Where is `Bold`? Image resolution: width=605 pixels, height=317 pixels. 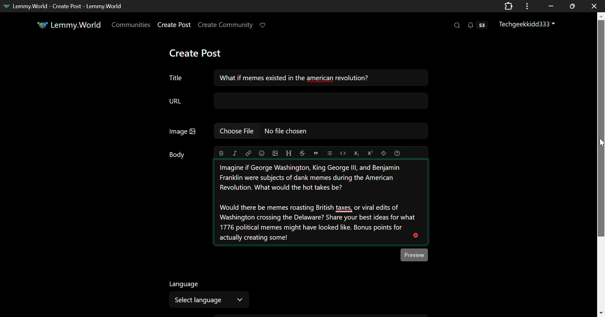 Bold is located at coordinates (221, 153).